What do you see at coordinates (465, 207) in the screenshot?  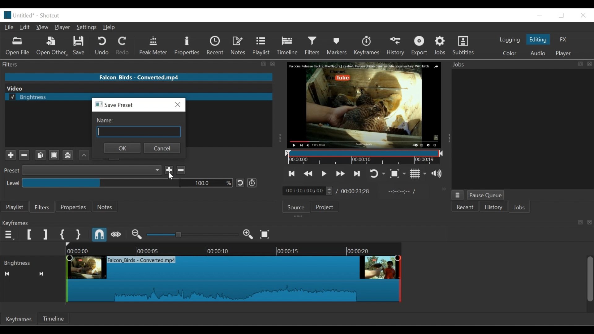 I see `Recent` at bounding box center [465, 207].